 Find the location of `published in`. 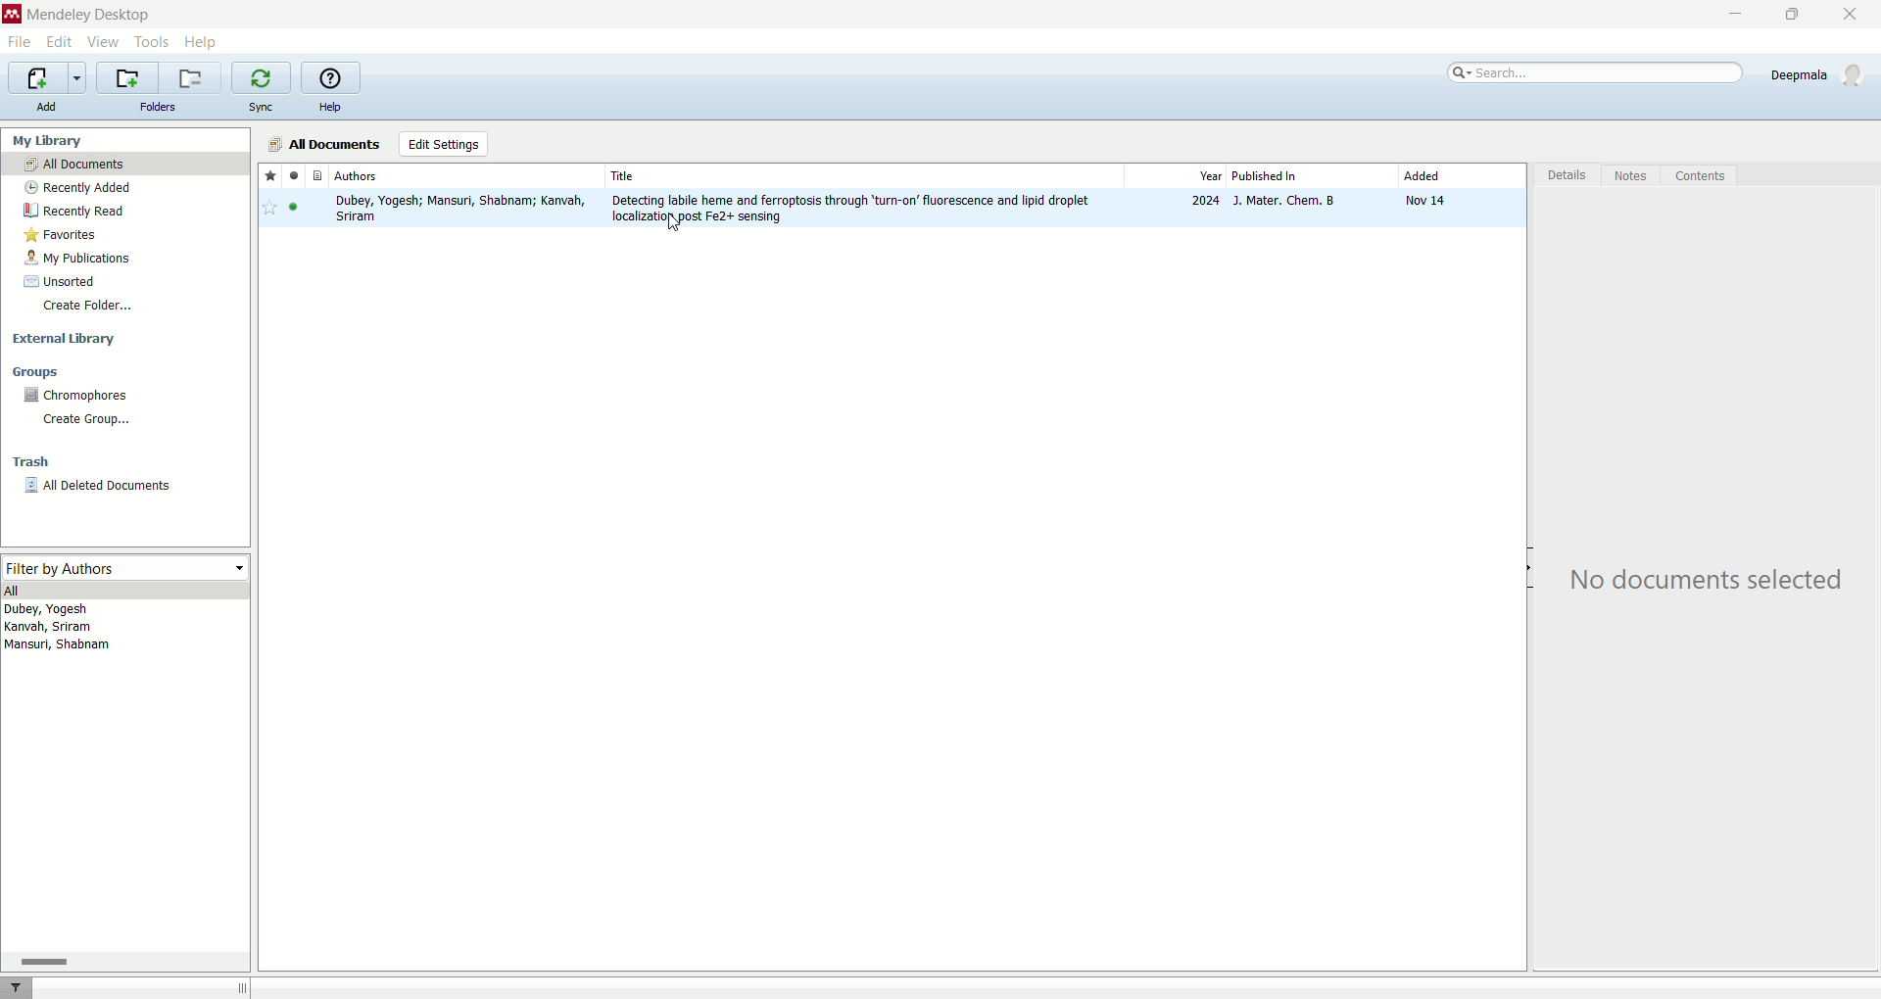

published in is located at coordinates (1310, 176).